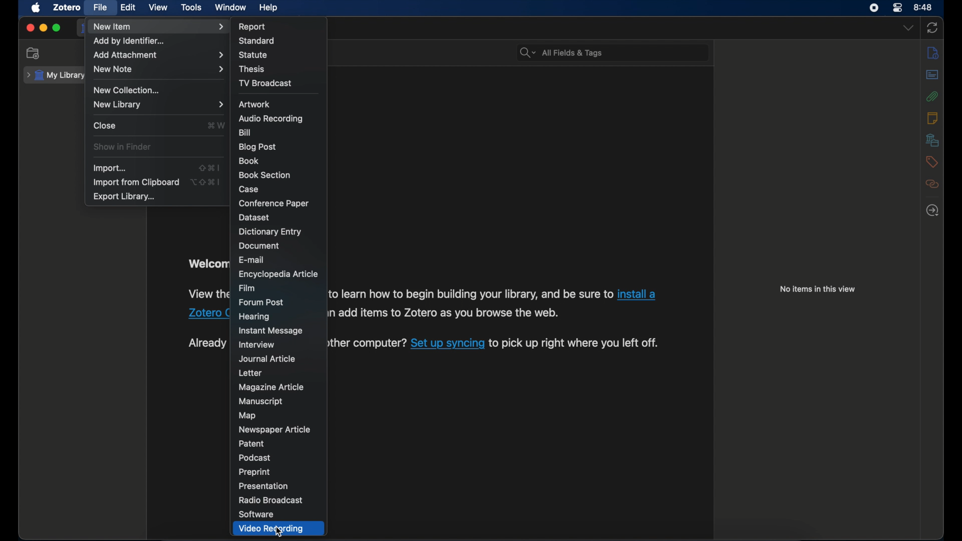 This screenshot has height=541, width=962. What do you see at coordinates (157, 105) in the screenshot?
I see `new library ` at bounding box center [157, 105].